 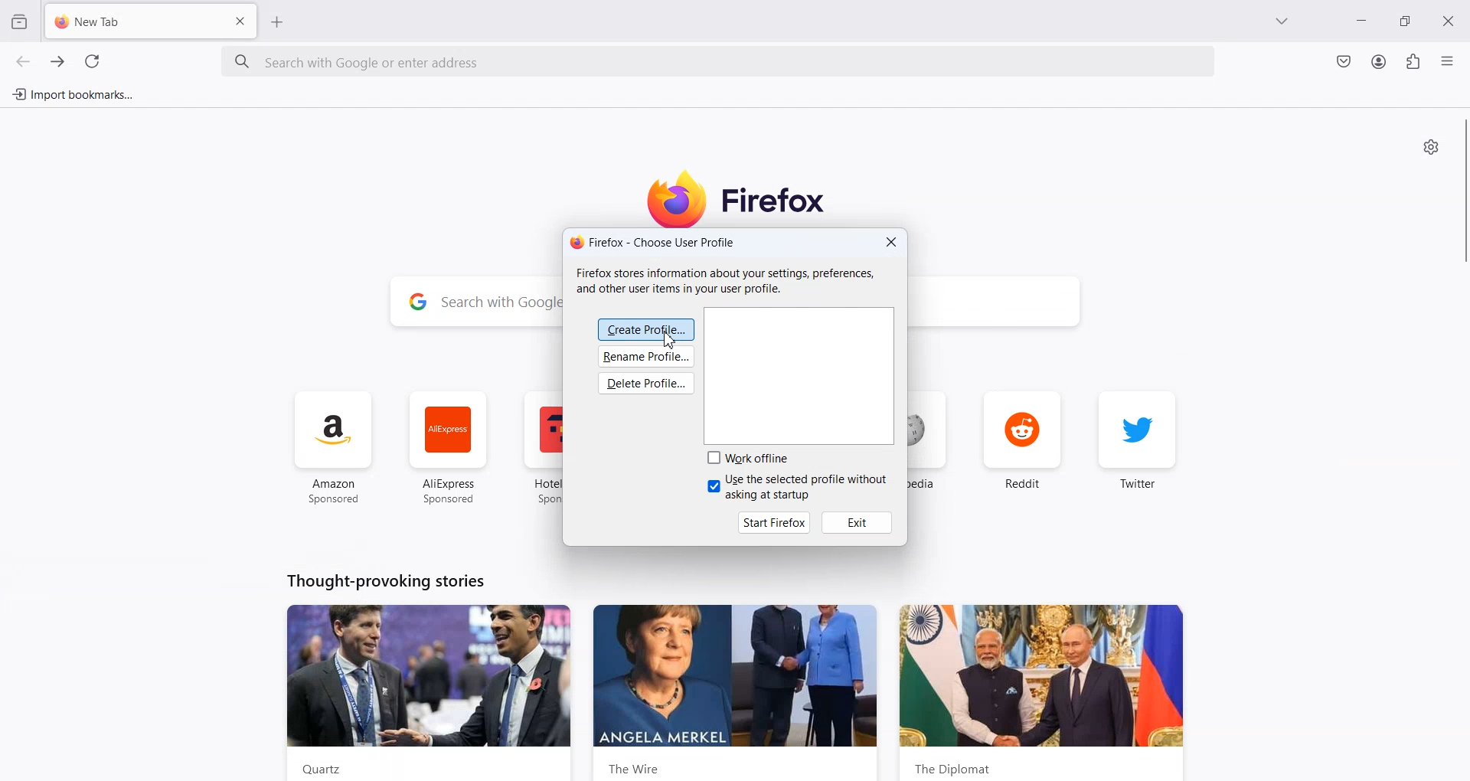 What do you see at coordinates (891, 243) in the screenshot?
I see `Close` at bounding box center [891, 243].